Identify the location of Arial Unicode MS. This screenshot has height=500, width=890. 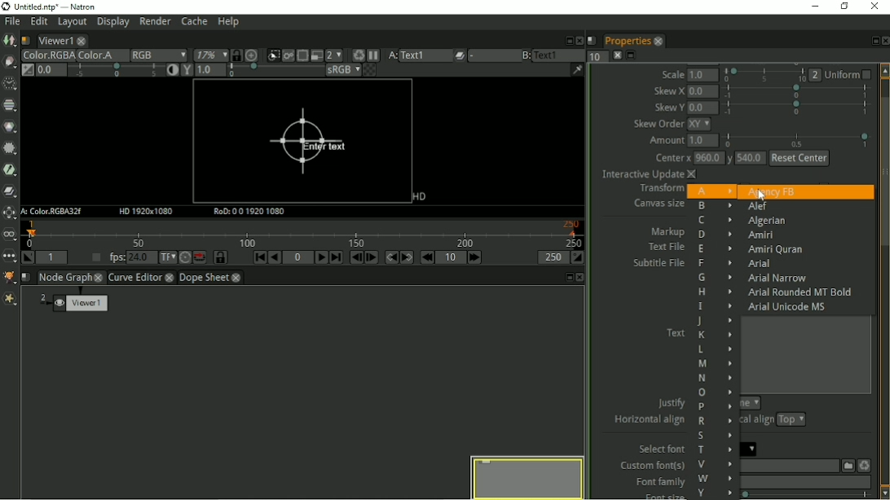
(790, 306).